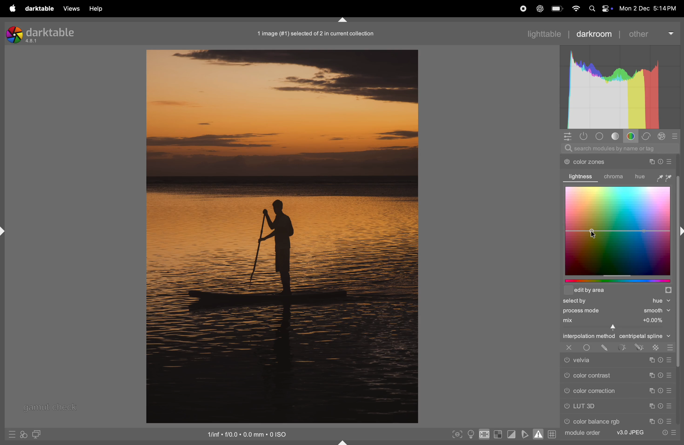  Describe the element at coordinates (651, 421) in the screenshot. I see `Copy` at that location.